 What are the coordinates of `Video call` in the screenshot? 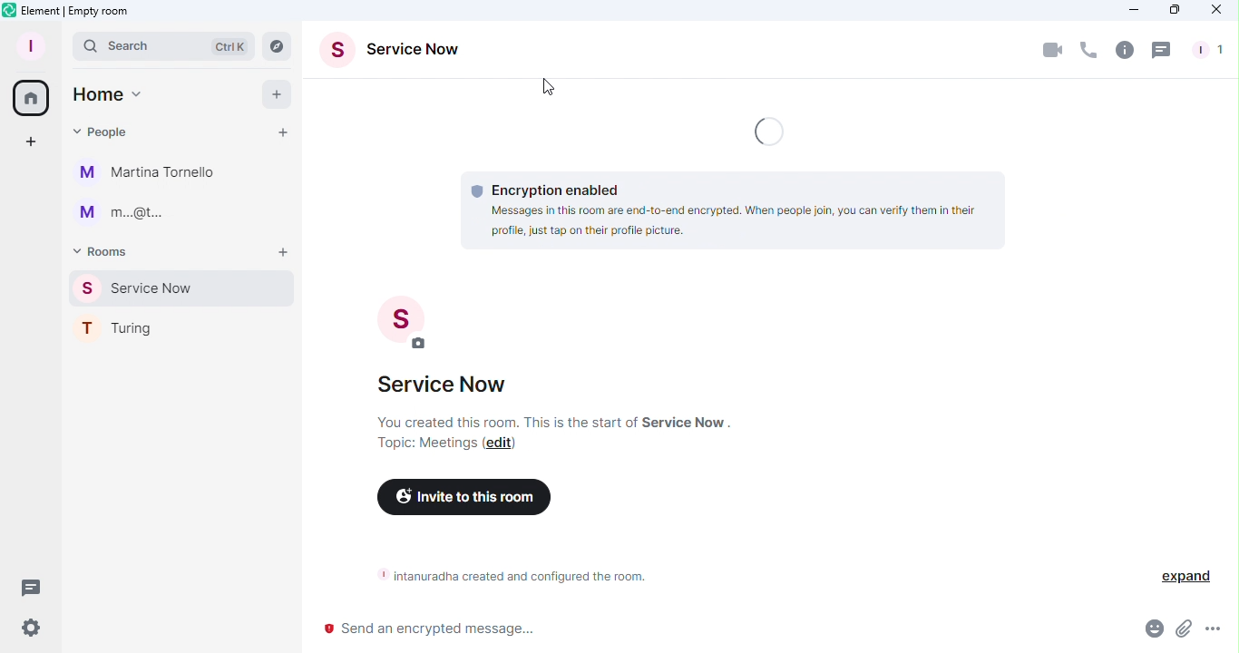 It's located at (1054, 49).